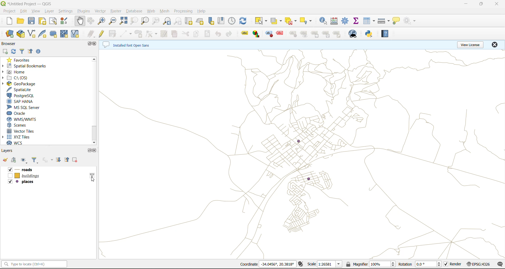 Image resolution: width=505 pixels, height=269 pixels. I want to click on minimize, so click(465, 5).